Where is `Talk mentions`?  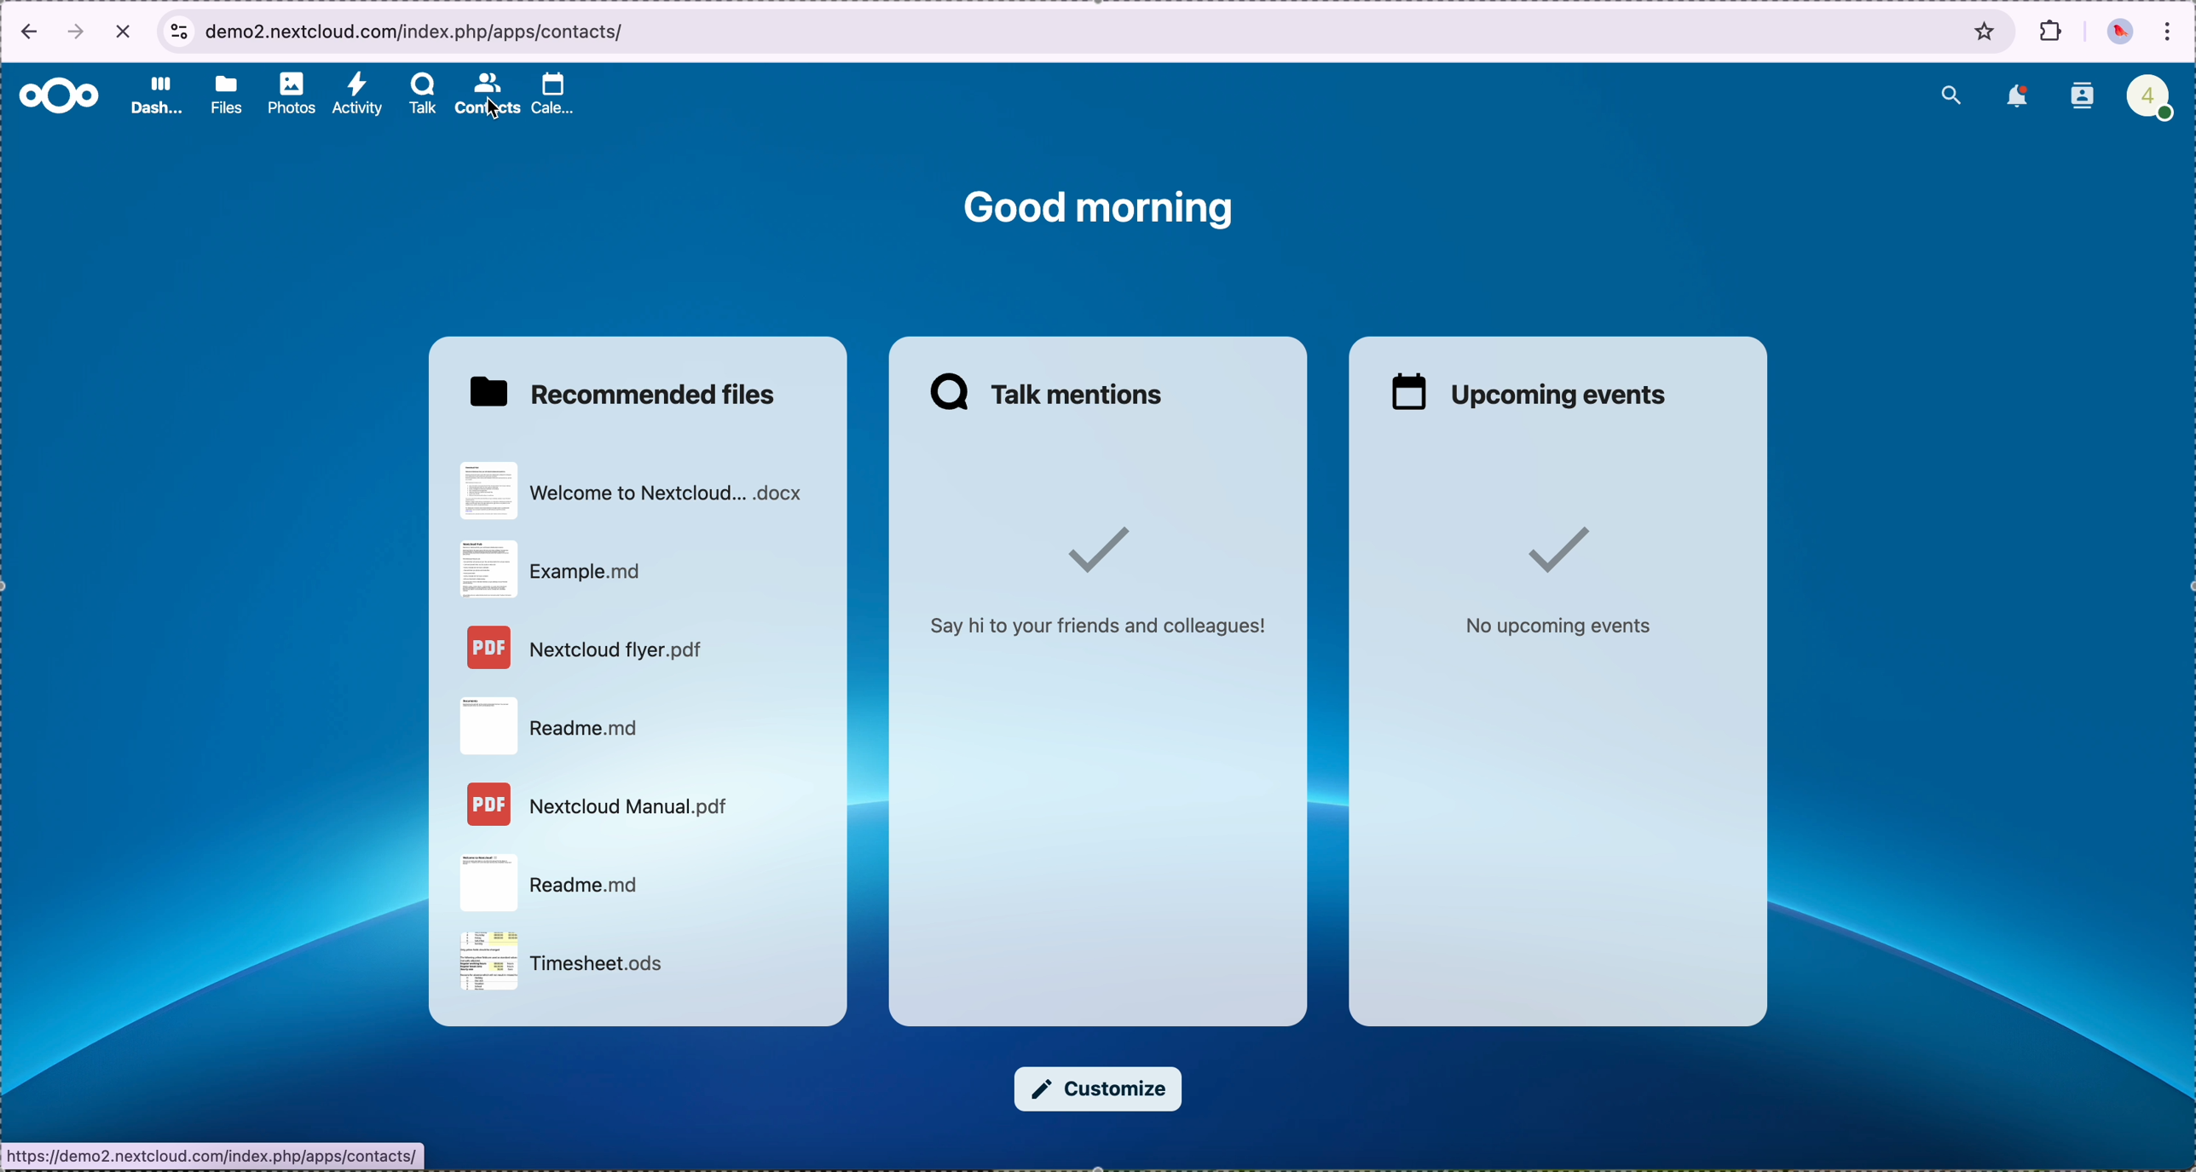
Talk mentions is located at coordinates (1053, 395).